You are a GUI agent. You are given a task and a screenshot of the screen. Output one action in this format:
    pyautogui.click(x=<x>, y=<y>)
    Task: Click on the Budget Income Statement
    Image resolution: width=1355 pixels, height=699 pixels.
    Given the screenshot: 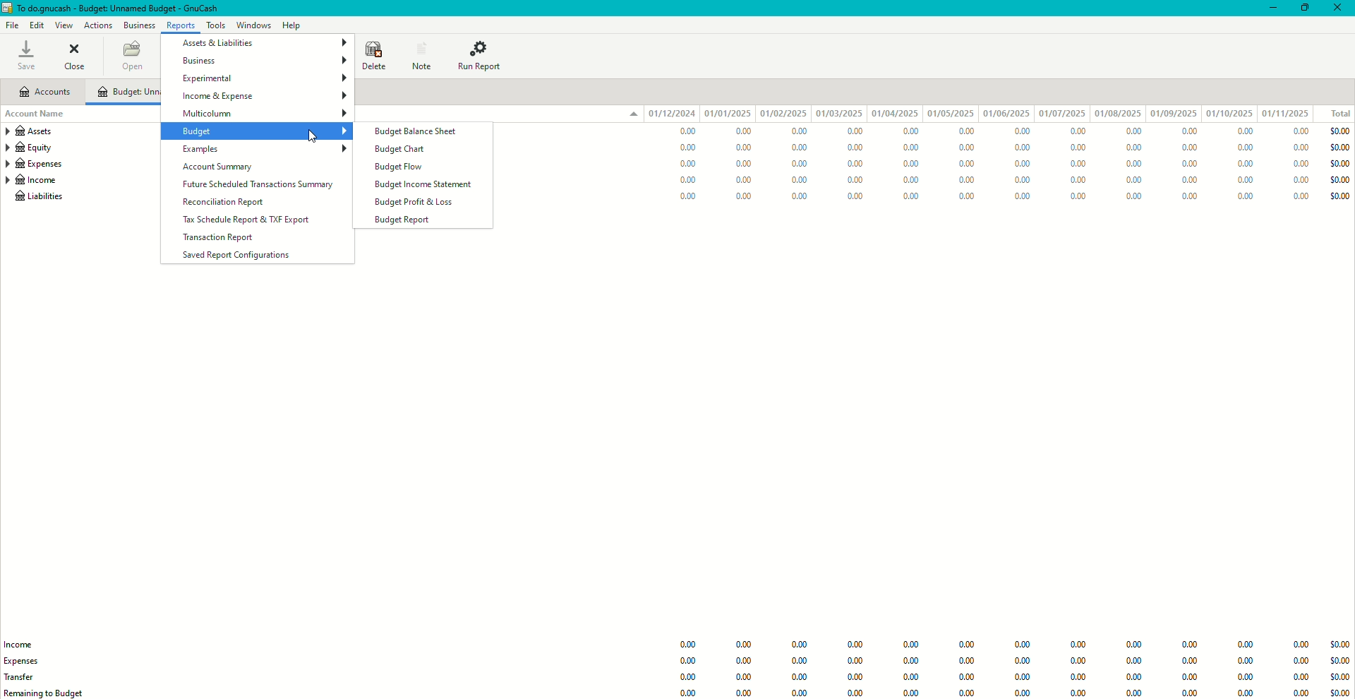 What is the action you would take?
    pyautogui.click(x=423, y=184)
    